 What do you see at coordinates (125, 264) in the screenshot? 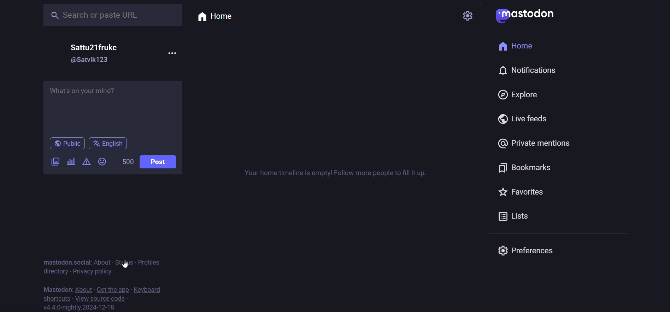
I see `Cursor on Status` at bounding box center [125, 264].